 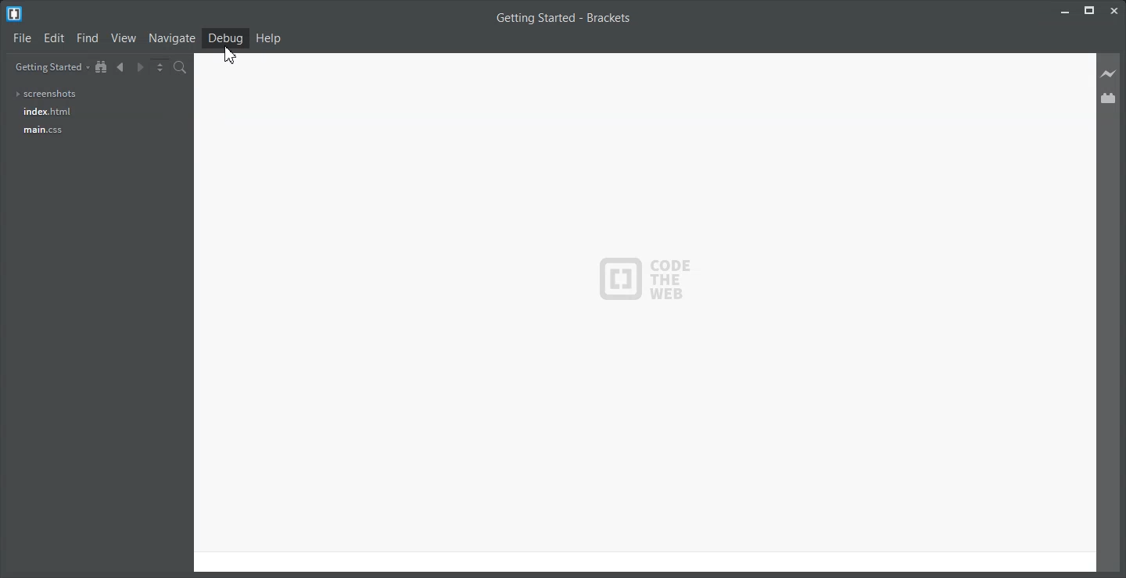 What do you see at coordinates (41, 129) in the screenshot?
I see `main.css` at bounding box center [41, 129].